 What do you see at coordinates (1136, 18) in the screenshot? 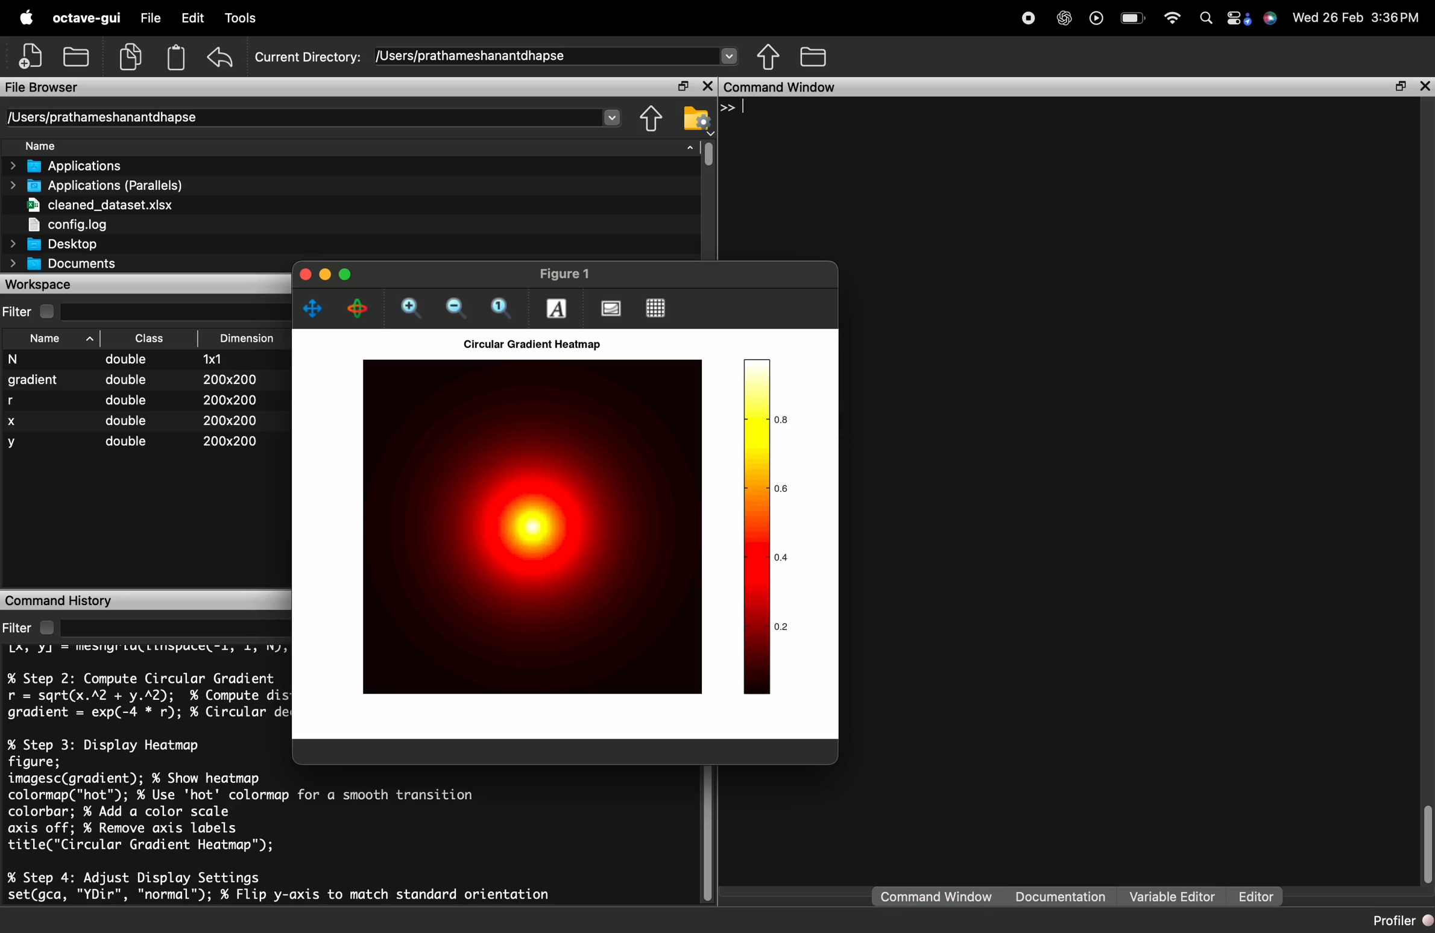
I see `battery` at bounding box center [1136, 18].